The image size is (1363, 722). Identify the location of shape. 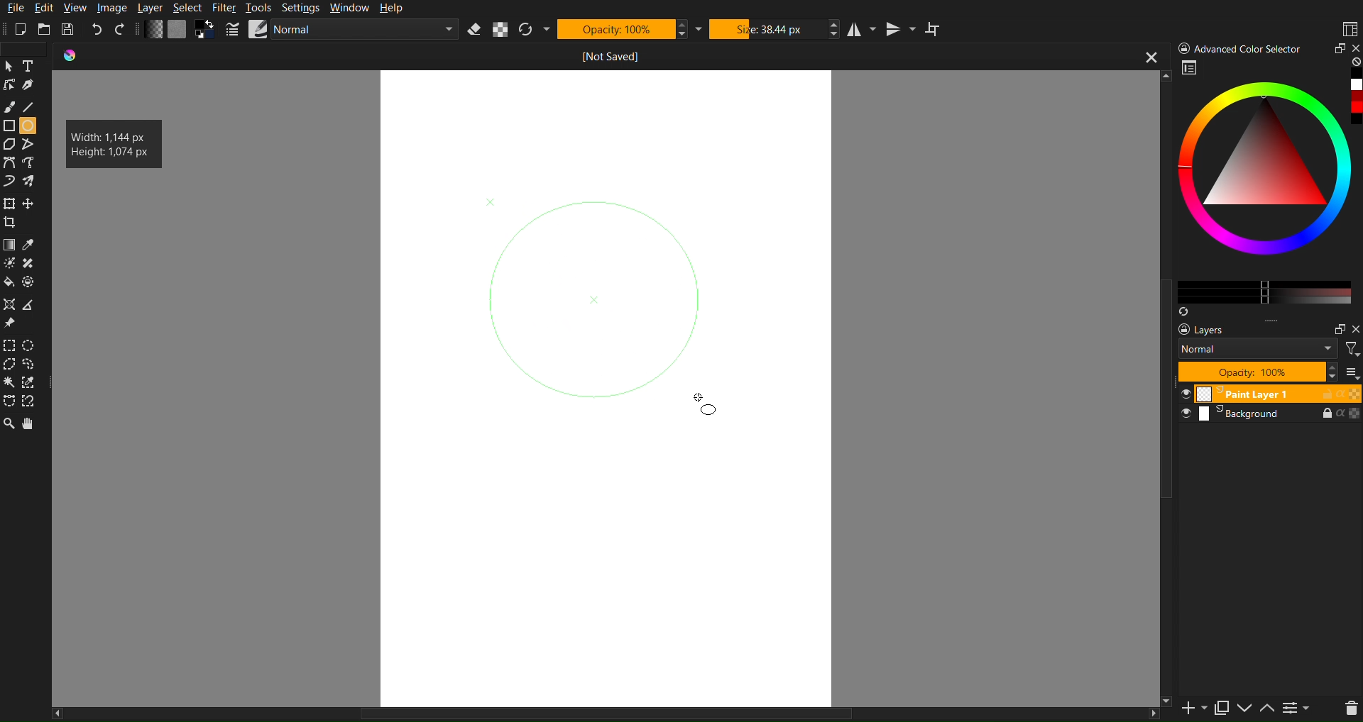
(31, 264).